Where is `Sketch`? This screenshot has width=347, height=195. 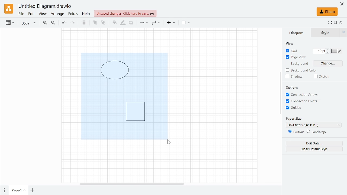
Sketch is located at coordinates (323, 76).